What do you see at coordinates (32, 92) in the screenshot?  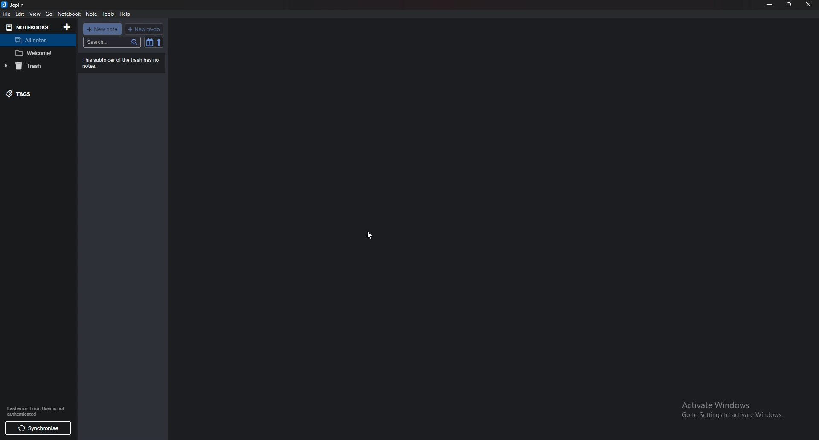 I see `tags` at bounding box center [32, 92].